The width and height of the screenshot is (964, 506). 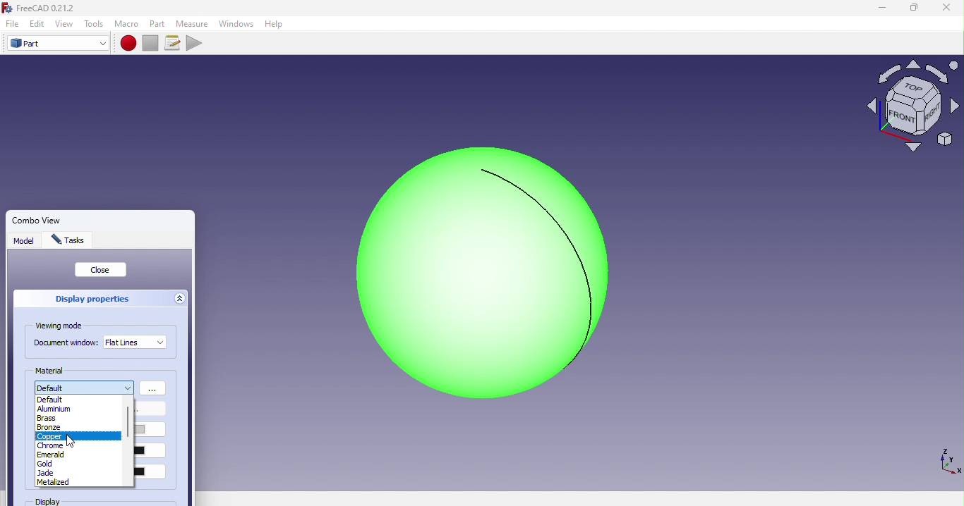 What do you see at coordinates (127, 442) in the screenshot?
I see `Scroll bar` at bounding box center [127, 442].